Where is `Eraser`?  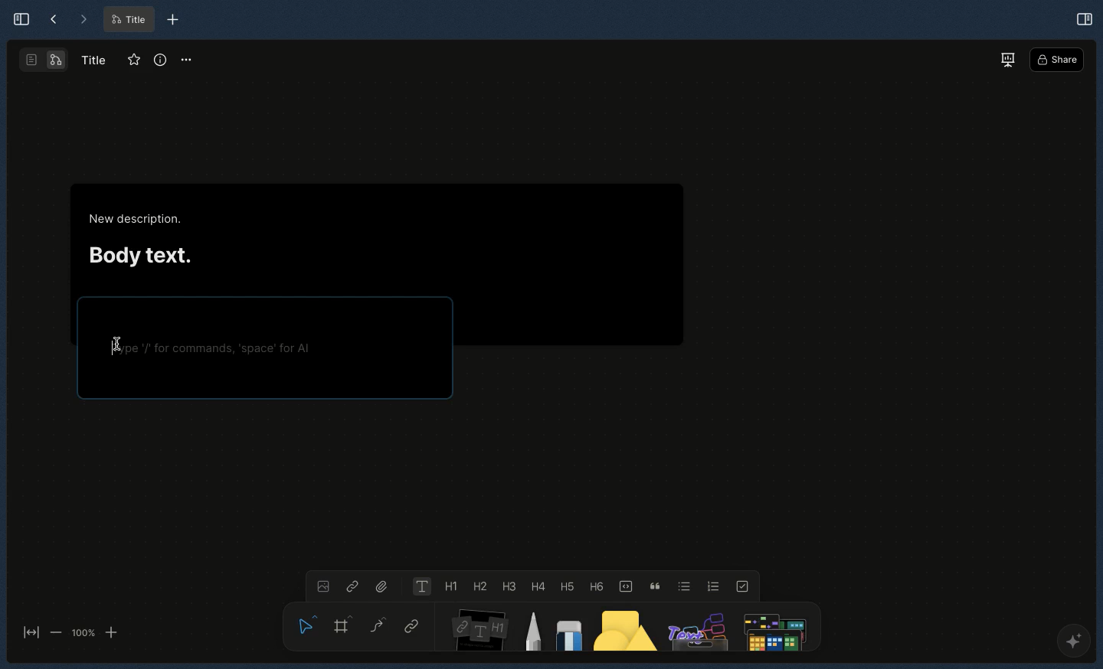 Eraser is located at coordinates (568, 631).